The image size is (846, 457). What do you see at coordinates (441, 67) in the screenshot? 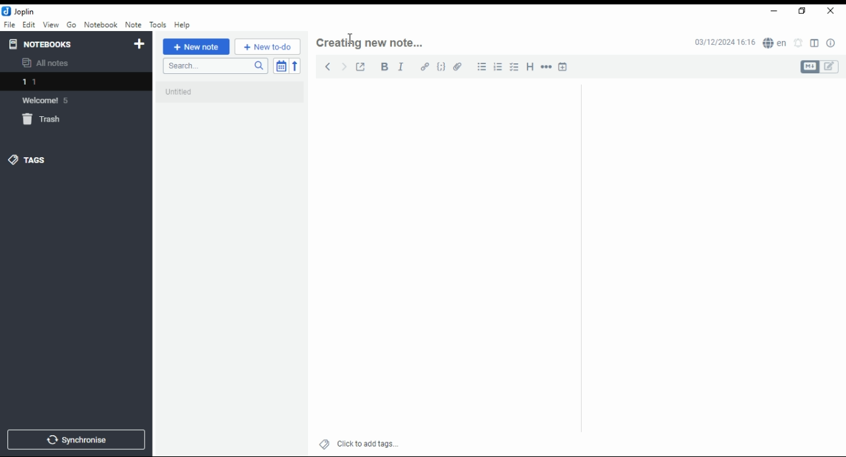
I see `code` at bounding box center [441, 67].